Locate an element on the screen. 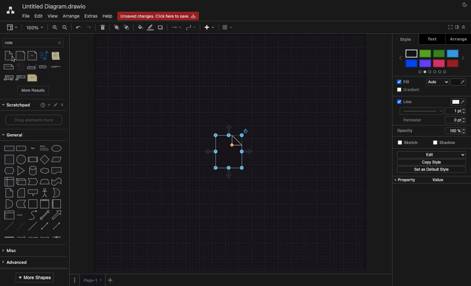 This screenshot has height=286, width=471. Duplicate is located at coordinates (160, 27).